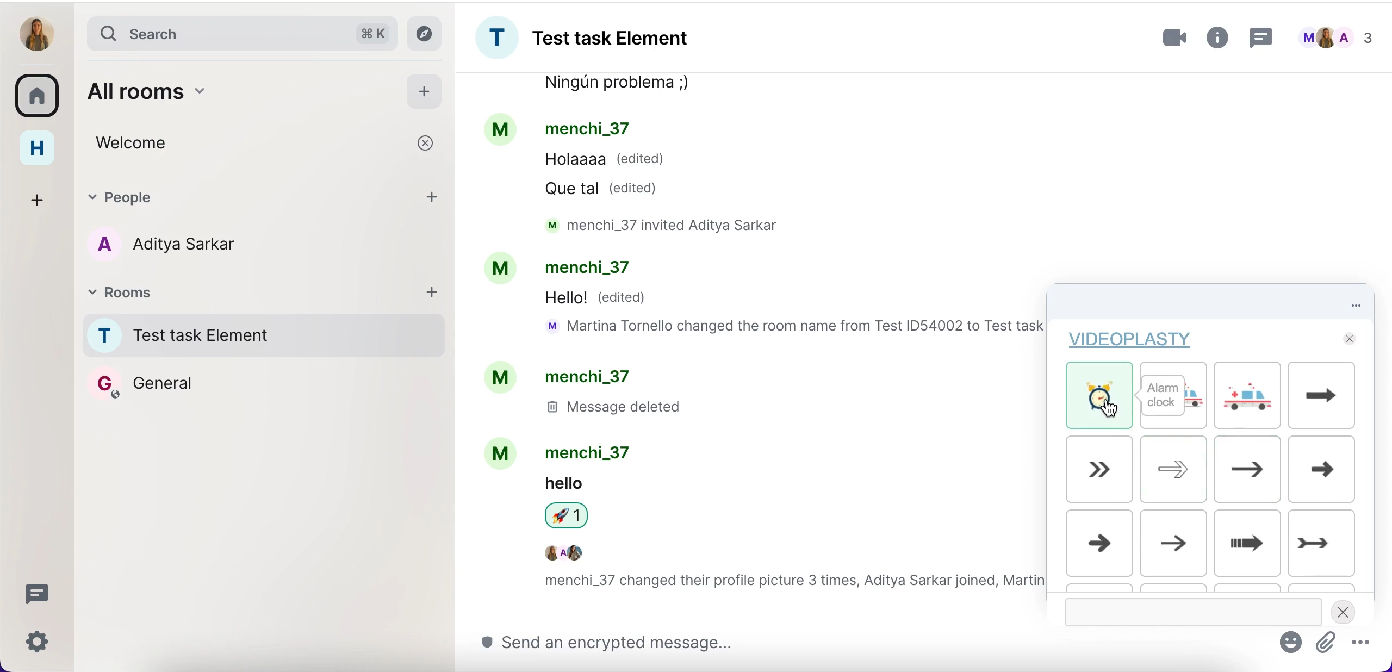 The height and width of the screenshot is (672, 1392). What do you see at coordinates (1261, 35) in the screenshot?
I see `threads ` at bounding box center [1261, 35].